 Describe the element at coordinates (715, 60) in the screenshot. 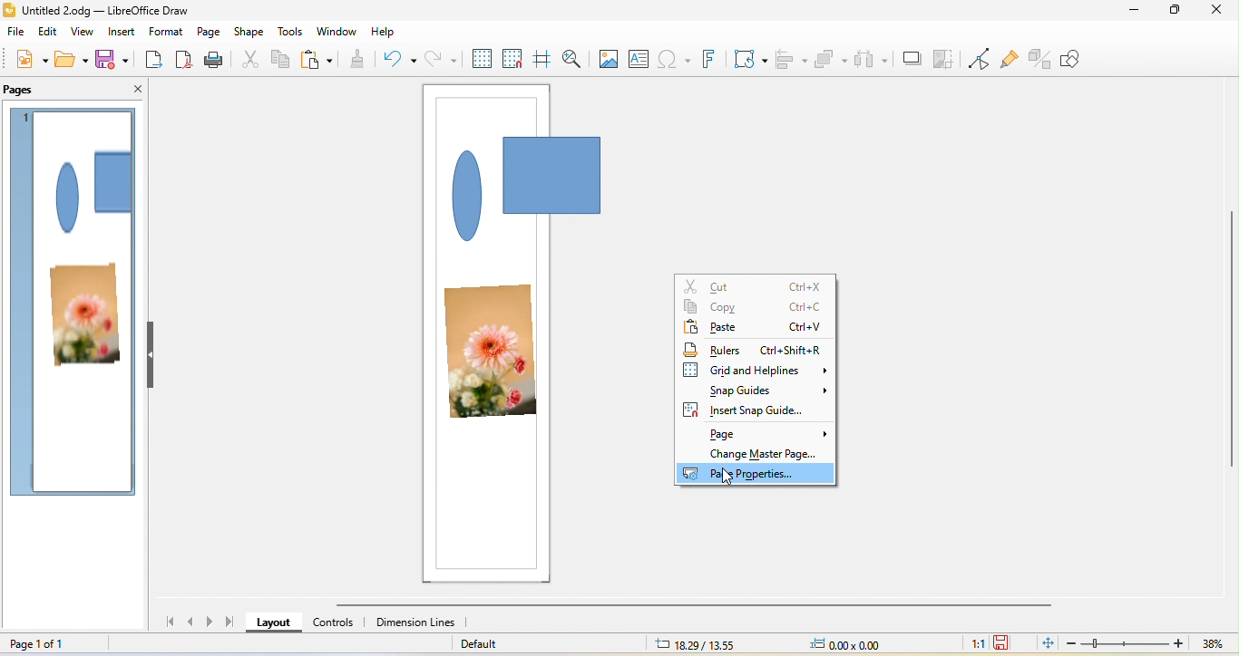

I see `fontwork text` at that location.